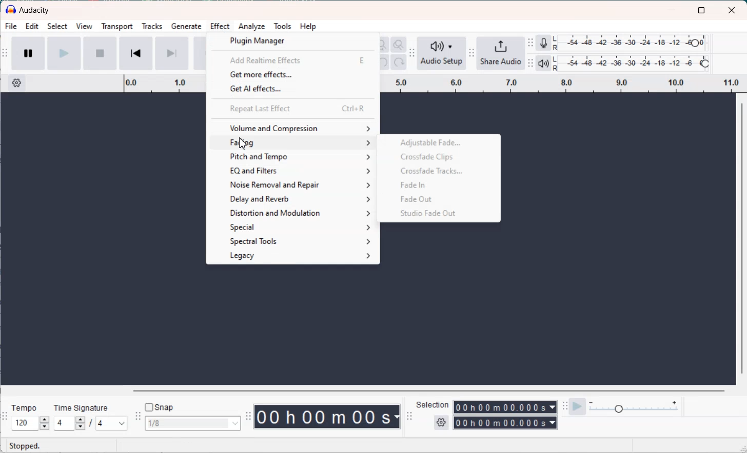  What do you see at coordinates (733, 10) in the screenshot?
I see `Close` at bounding box center [733, 10].